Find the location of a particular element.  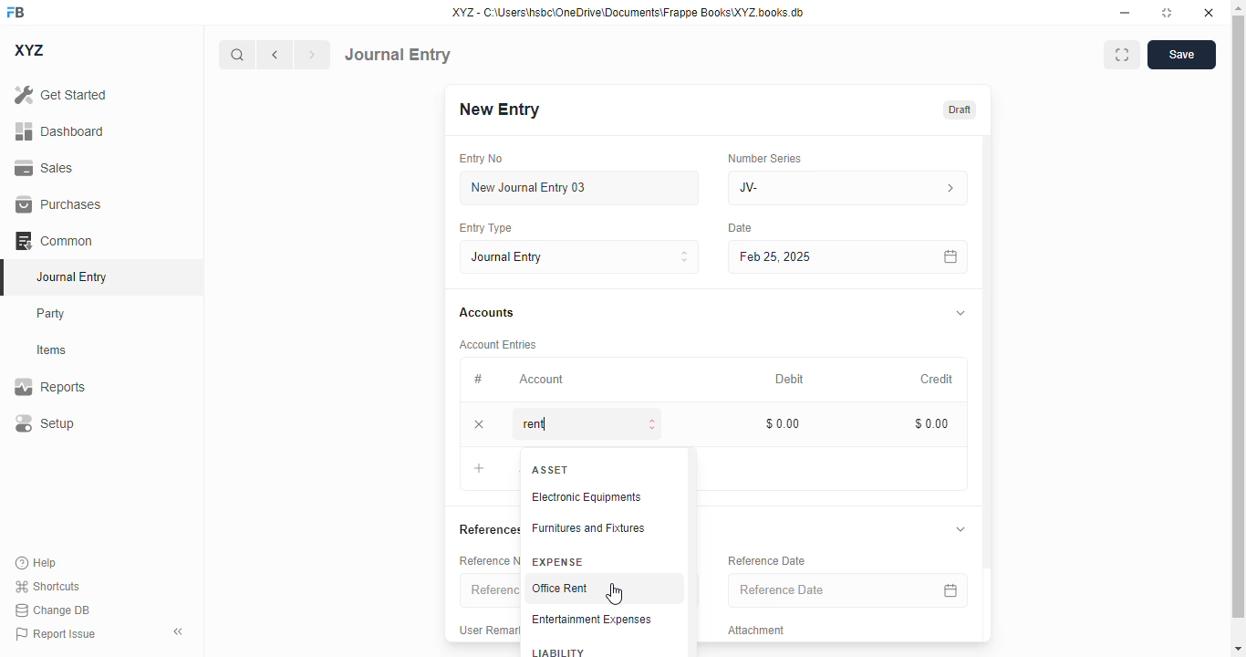

calendar icon is located at coordinates (951, 256).